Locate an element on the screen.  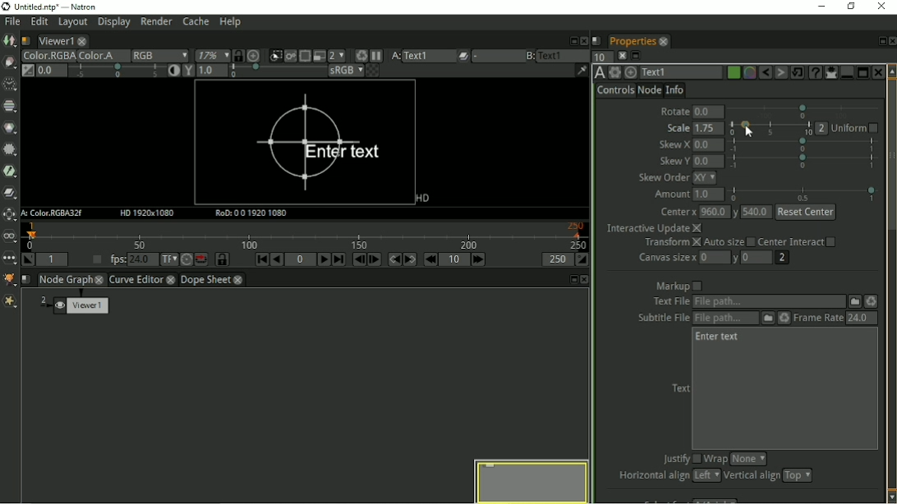
First frame is located at coordinates (260, 259).